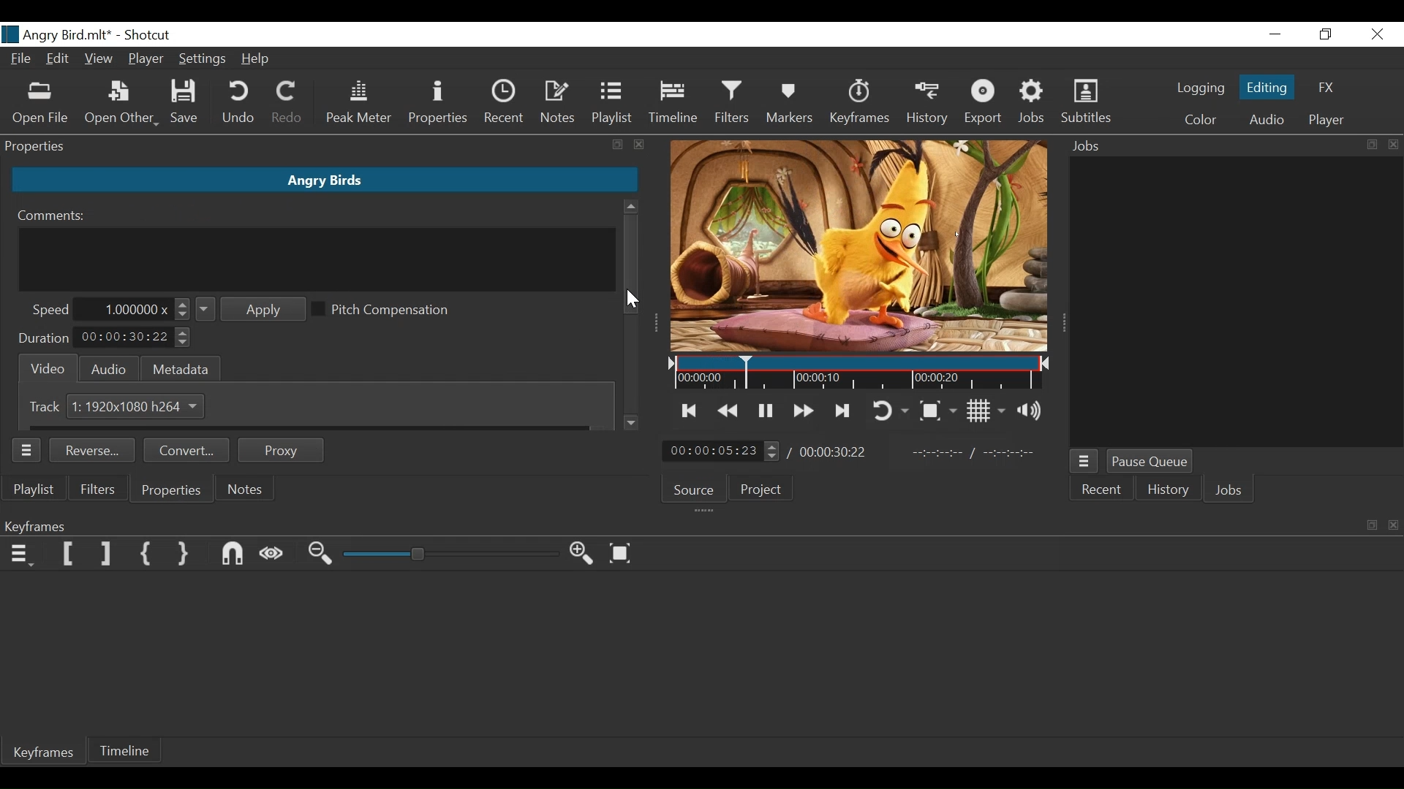  What do you see at coordinates (698, 525) in the screenshot?
I see `Keyframe Panel` at bounding box center [698, 525].